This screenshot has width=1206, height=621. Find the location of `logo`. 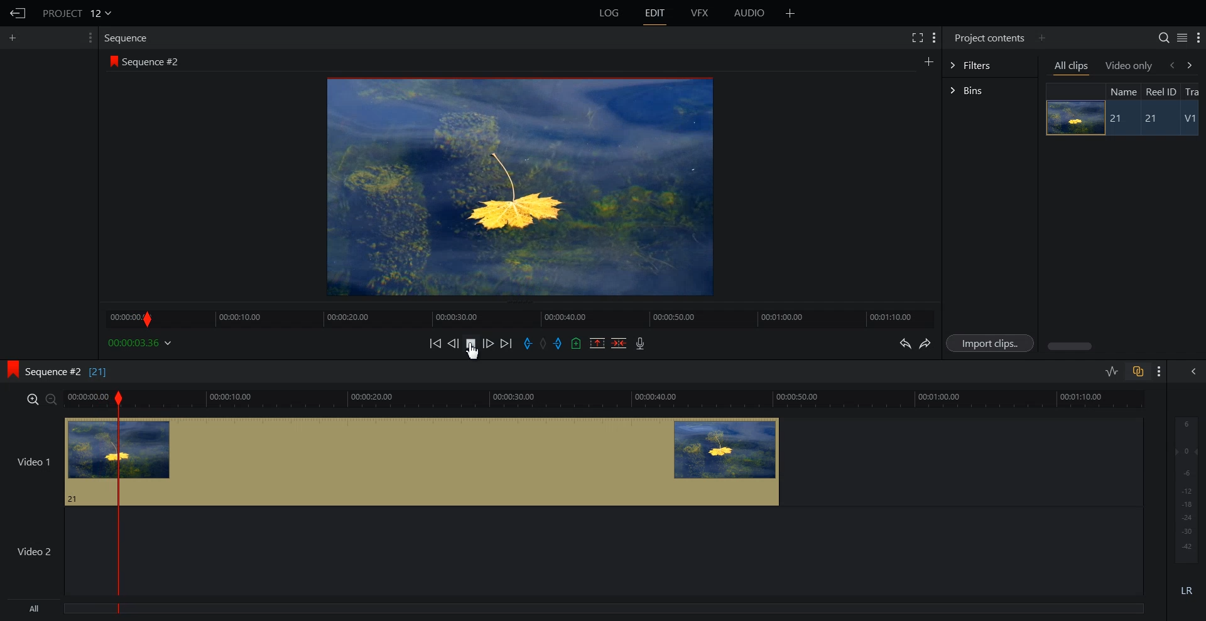

logo is located at coordinates (111, 61).